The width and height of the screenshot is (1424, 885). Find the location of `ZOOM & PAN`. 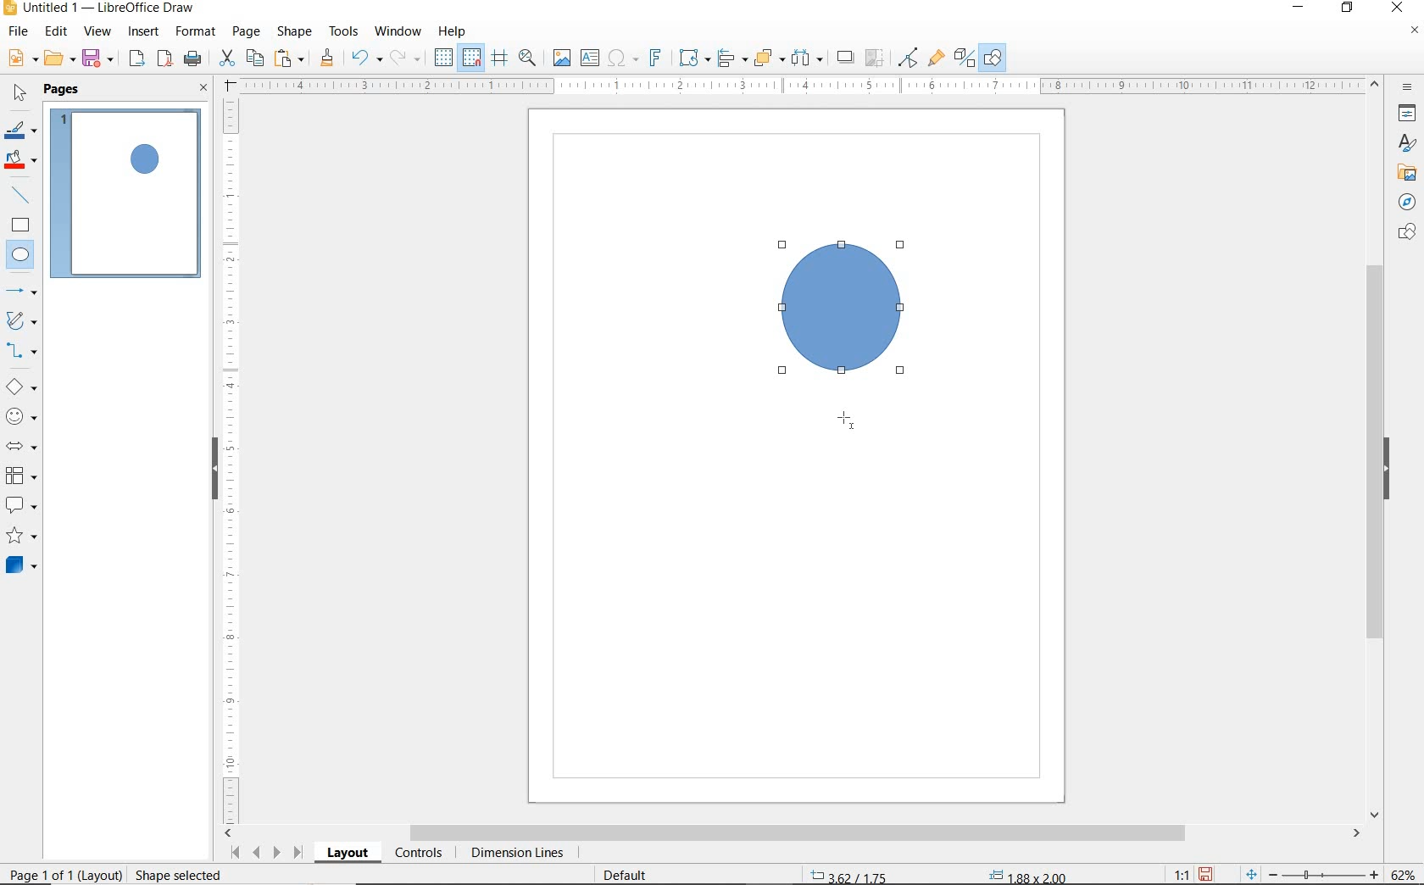

ZOOM & PAN is located at coordinates (527, 57).